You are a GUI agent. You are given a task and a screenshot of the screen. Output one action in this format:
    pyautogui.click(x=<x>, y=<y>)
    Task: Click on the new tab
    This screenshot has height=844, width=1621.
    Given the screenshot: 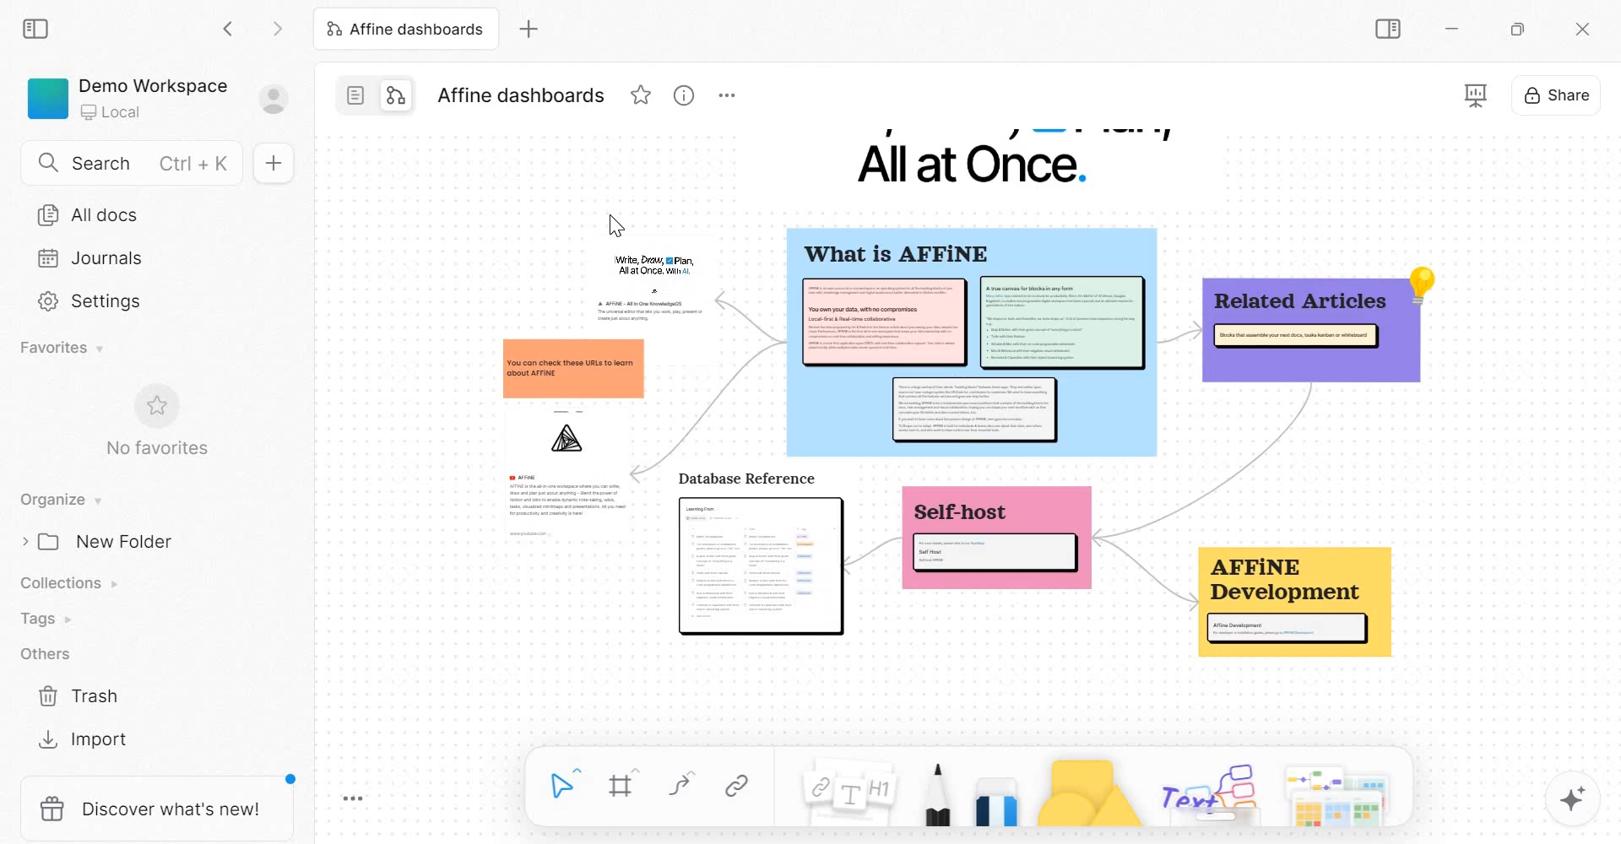 What is the action you would take?
    pyautogui.click(x=531, y=30)
    